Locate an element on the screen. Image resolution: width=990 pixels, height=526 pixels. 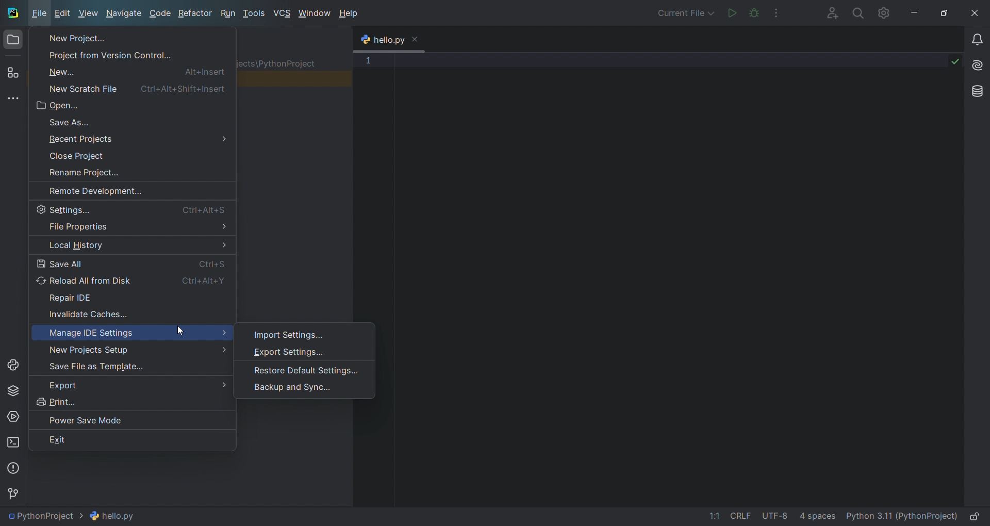
close is located at coordinates (975, 12).